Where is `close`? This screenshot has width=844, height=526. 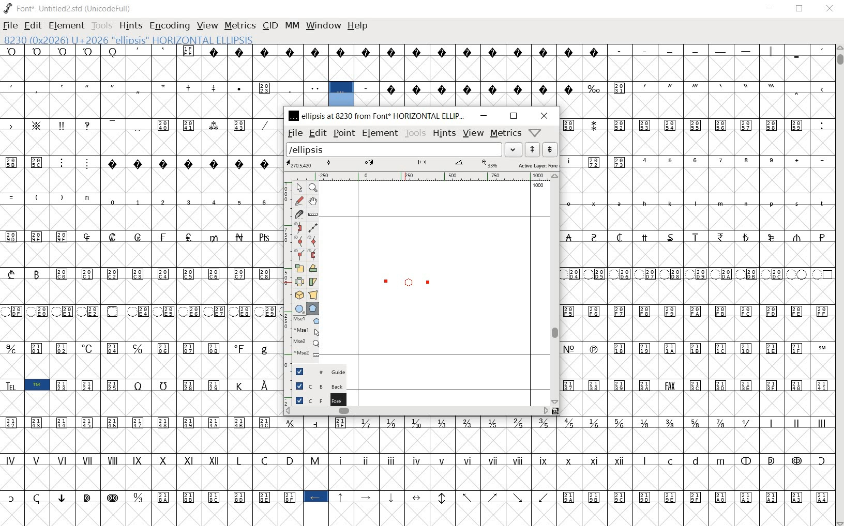
close is located at coordinates (544, 115).